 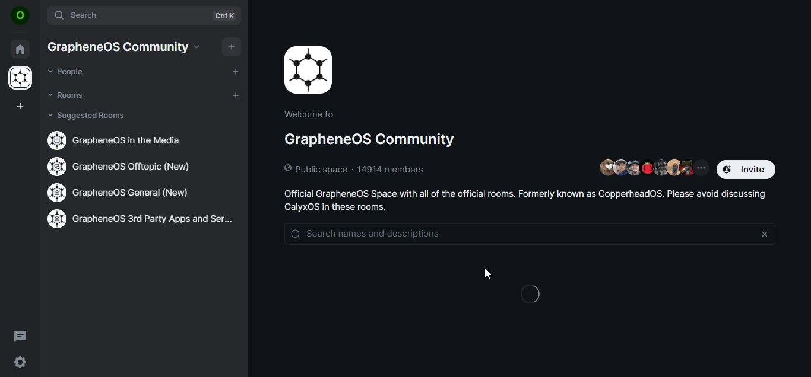 I want to click on home, so click(x=21, y=49).